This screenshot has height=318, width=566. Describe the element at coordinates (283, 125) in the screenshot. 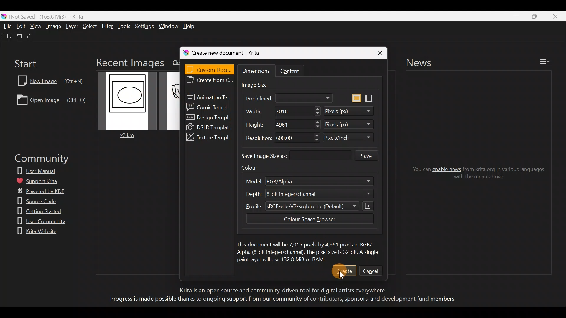

I see ` 4961` at that location.